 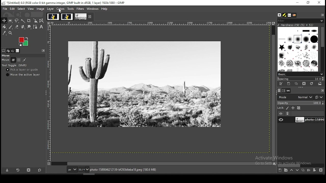 What do you see at coordinates (280, 171) in the screenshot?
I see `new layer` at bounding box center [280, 171].